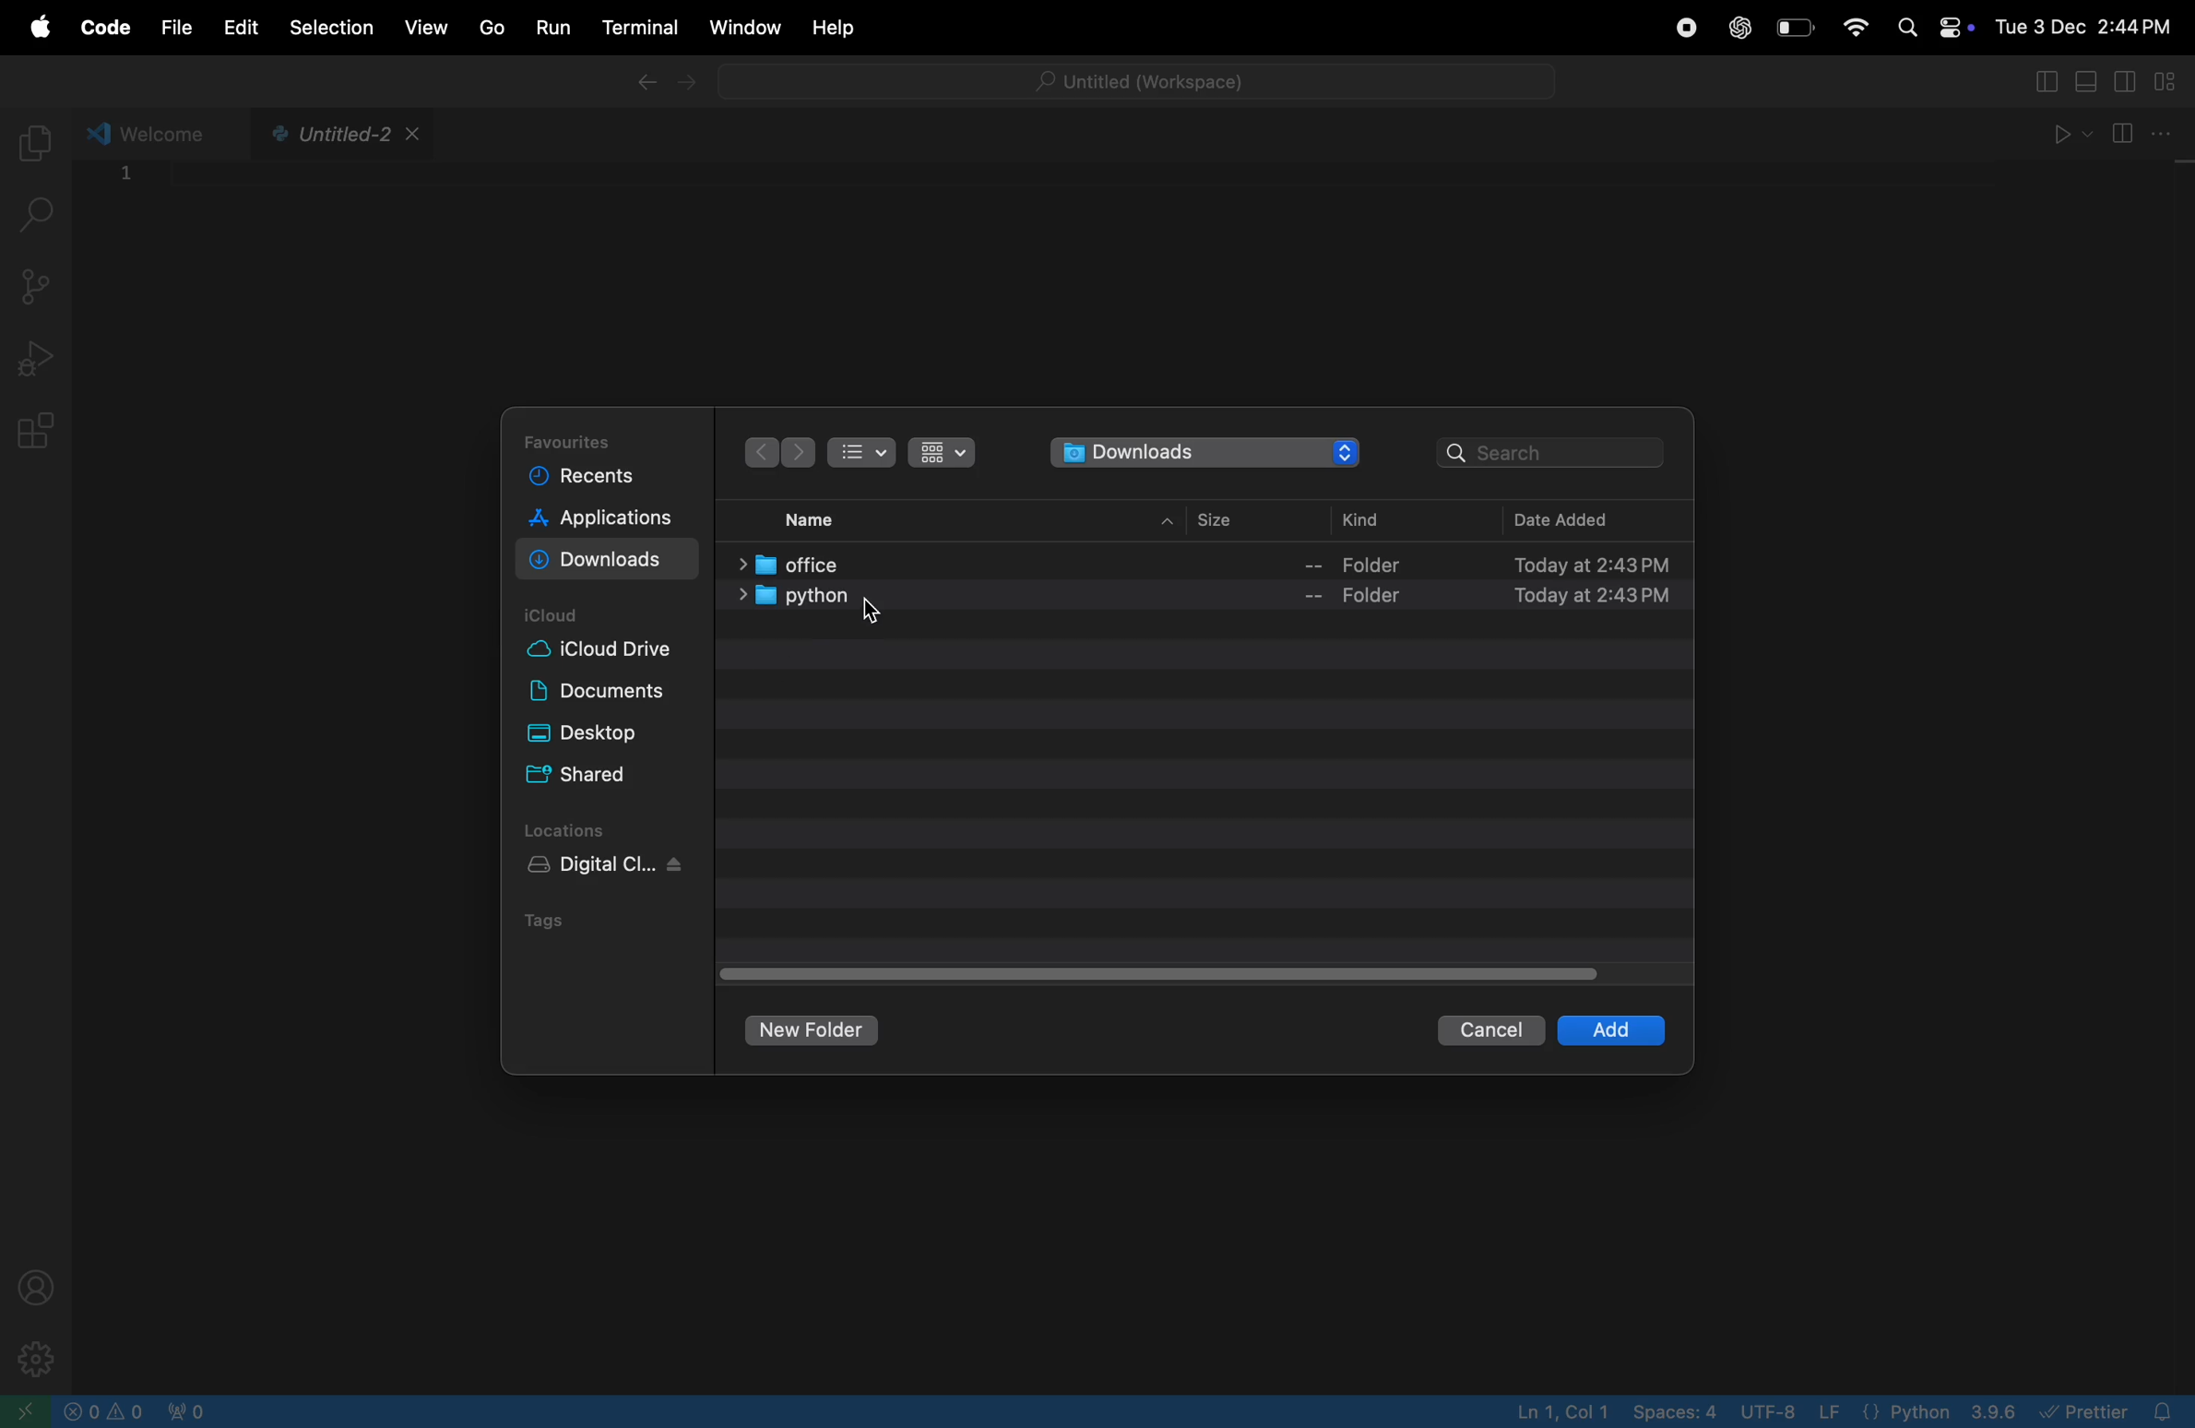 This screenshot has height=1428, width=2195. What do you see at coordinates (1798, 27) in the screenshot?
I see `battery` at bounding box center [1798, 27].